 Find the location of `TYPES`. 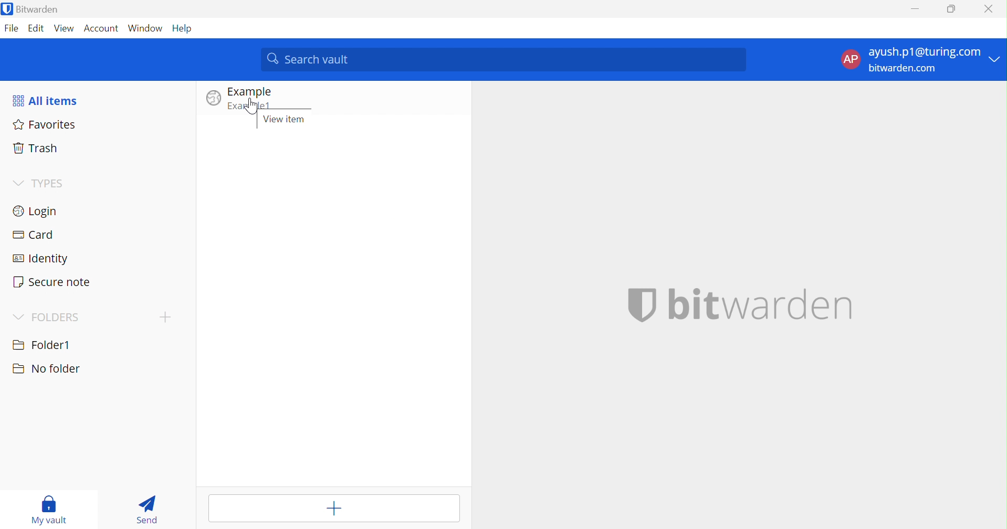

TYPES is located at coordinates (49, 184).